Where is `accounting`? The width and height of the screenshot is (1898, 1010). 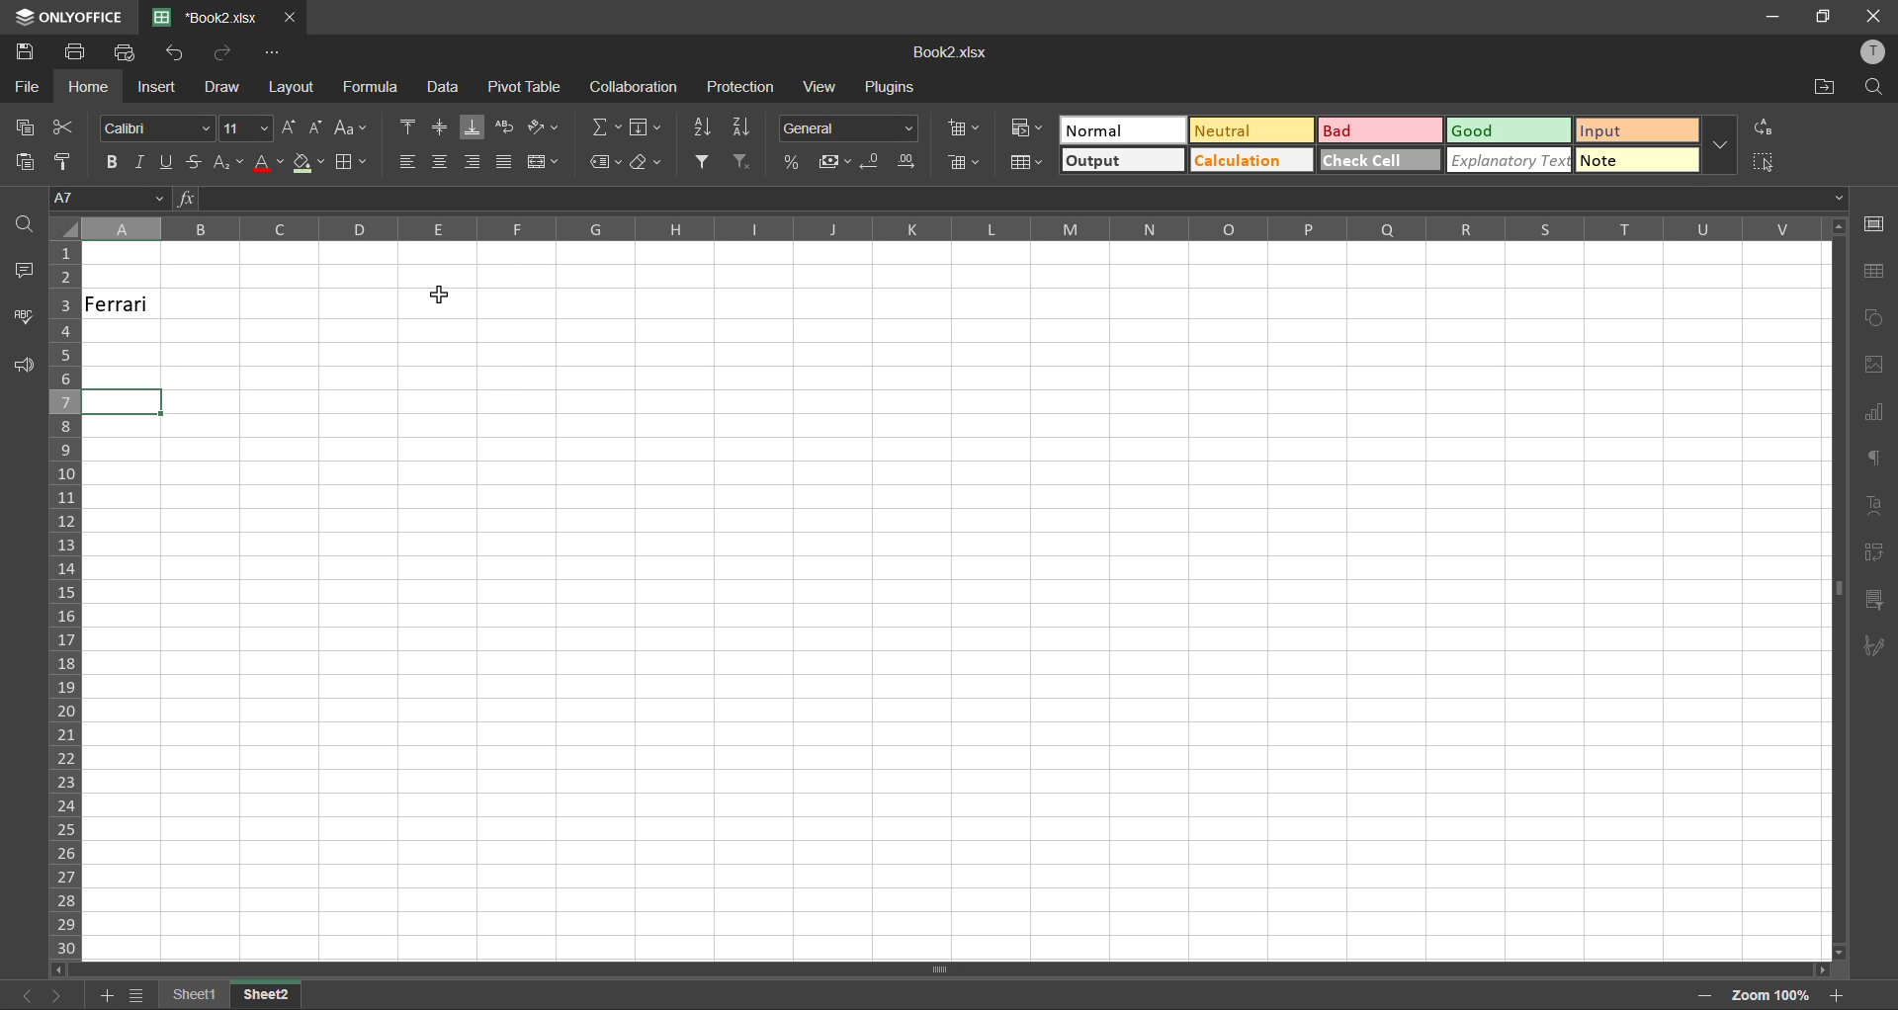 accounting is located at coordinates (834, 162).